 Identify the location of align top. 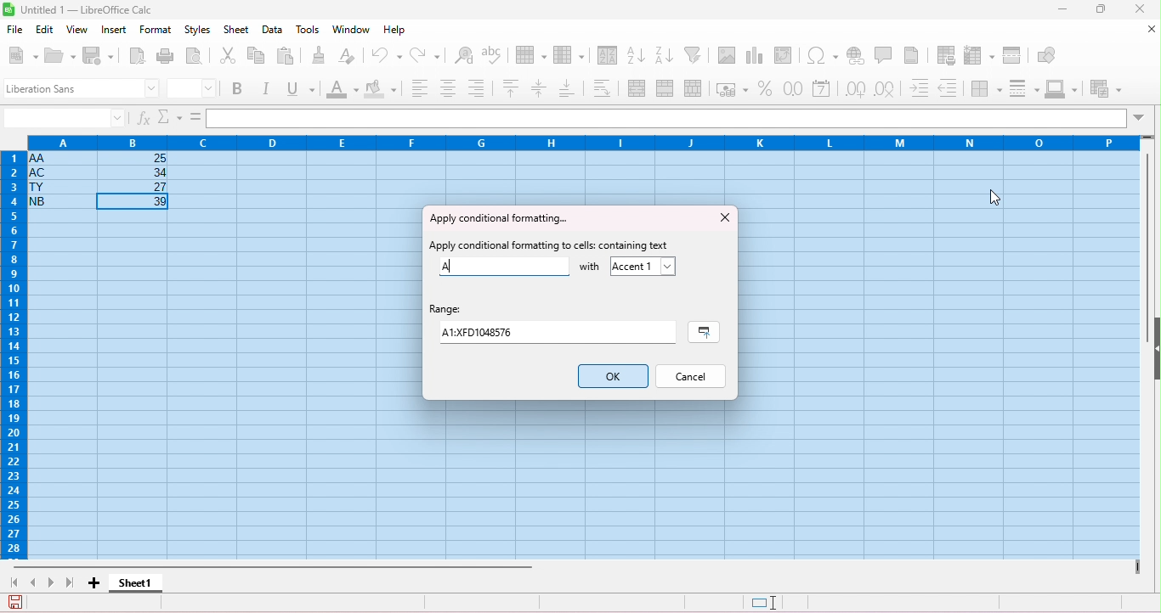
(511, 87).